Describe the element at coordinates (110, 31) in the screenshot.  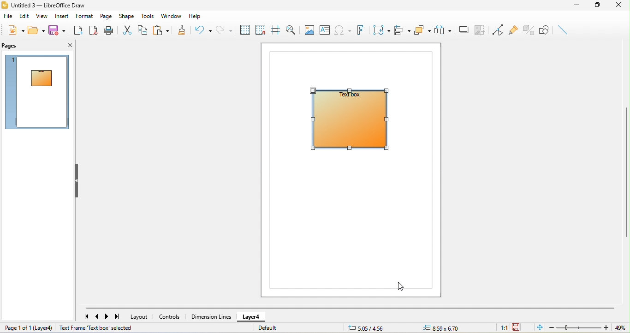
I see `print` at that location.